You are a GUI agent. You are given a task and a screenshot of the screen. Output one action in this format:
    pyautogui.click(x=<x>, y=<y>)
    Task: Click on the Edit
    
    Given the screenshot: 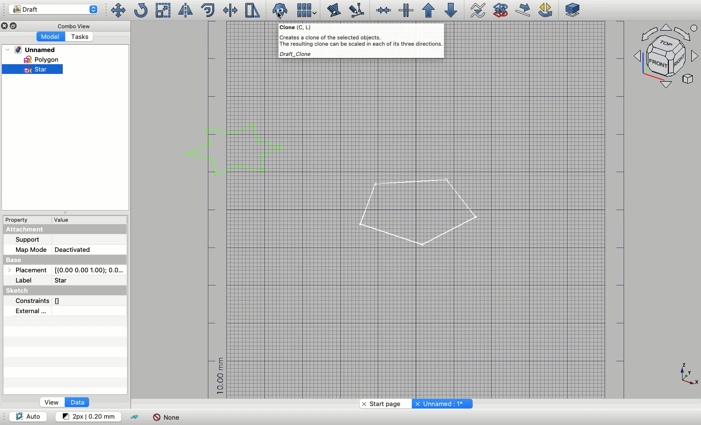 What is the action you would take?
    pyautogui.click(x=334, y=10)
    